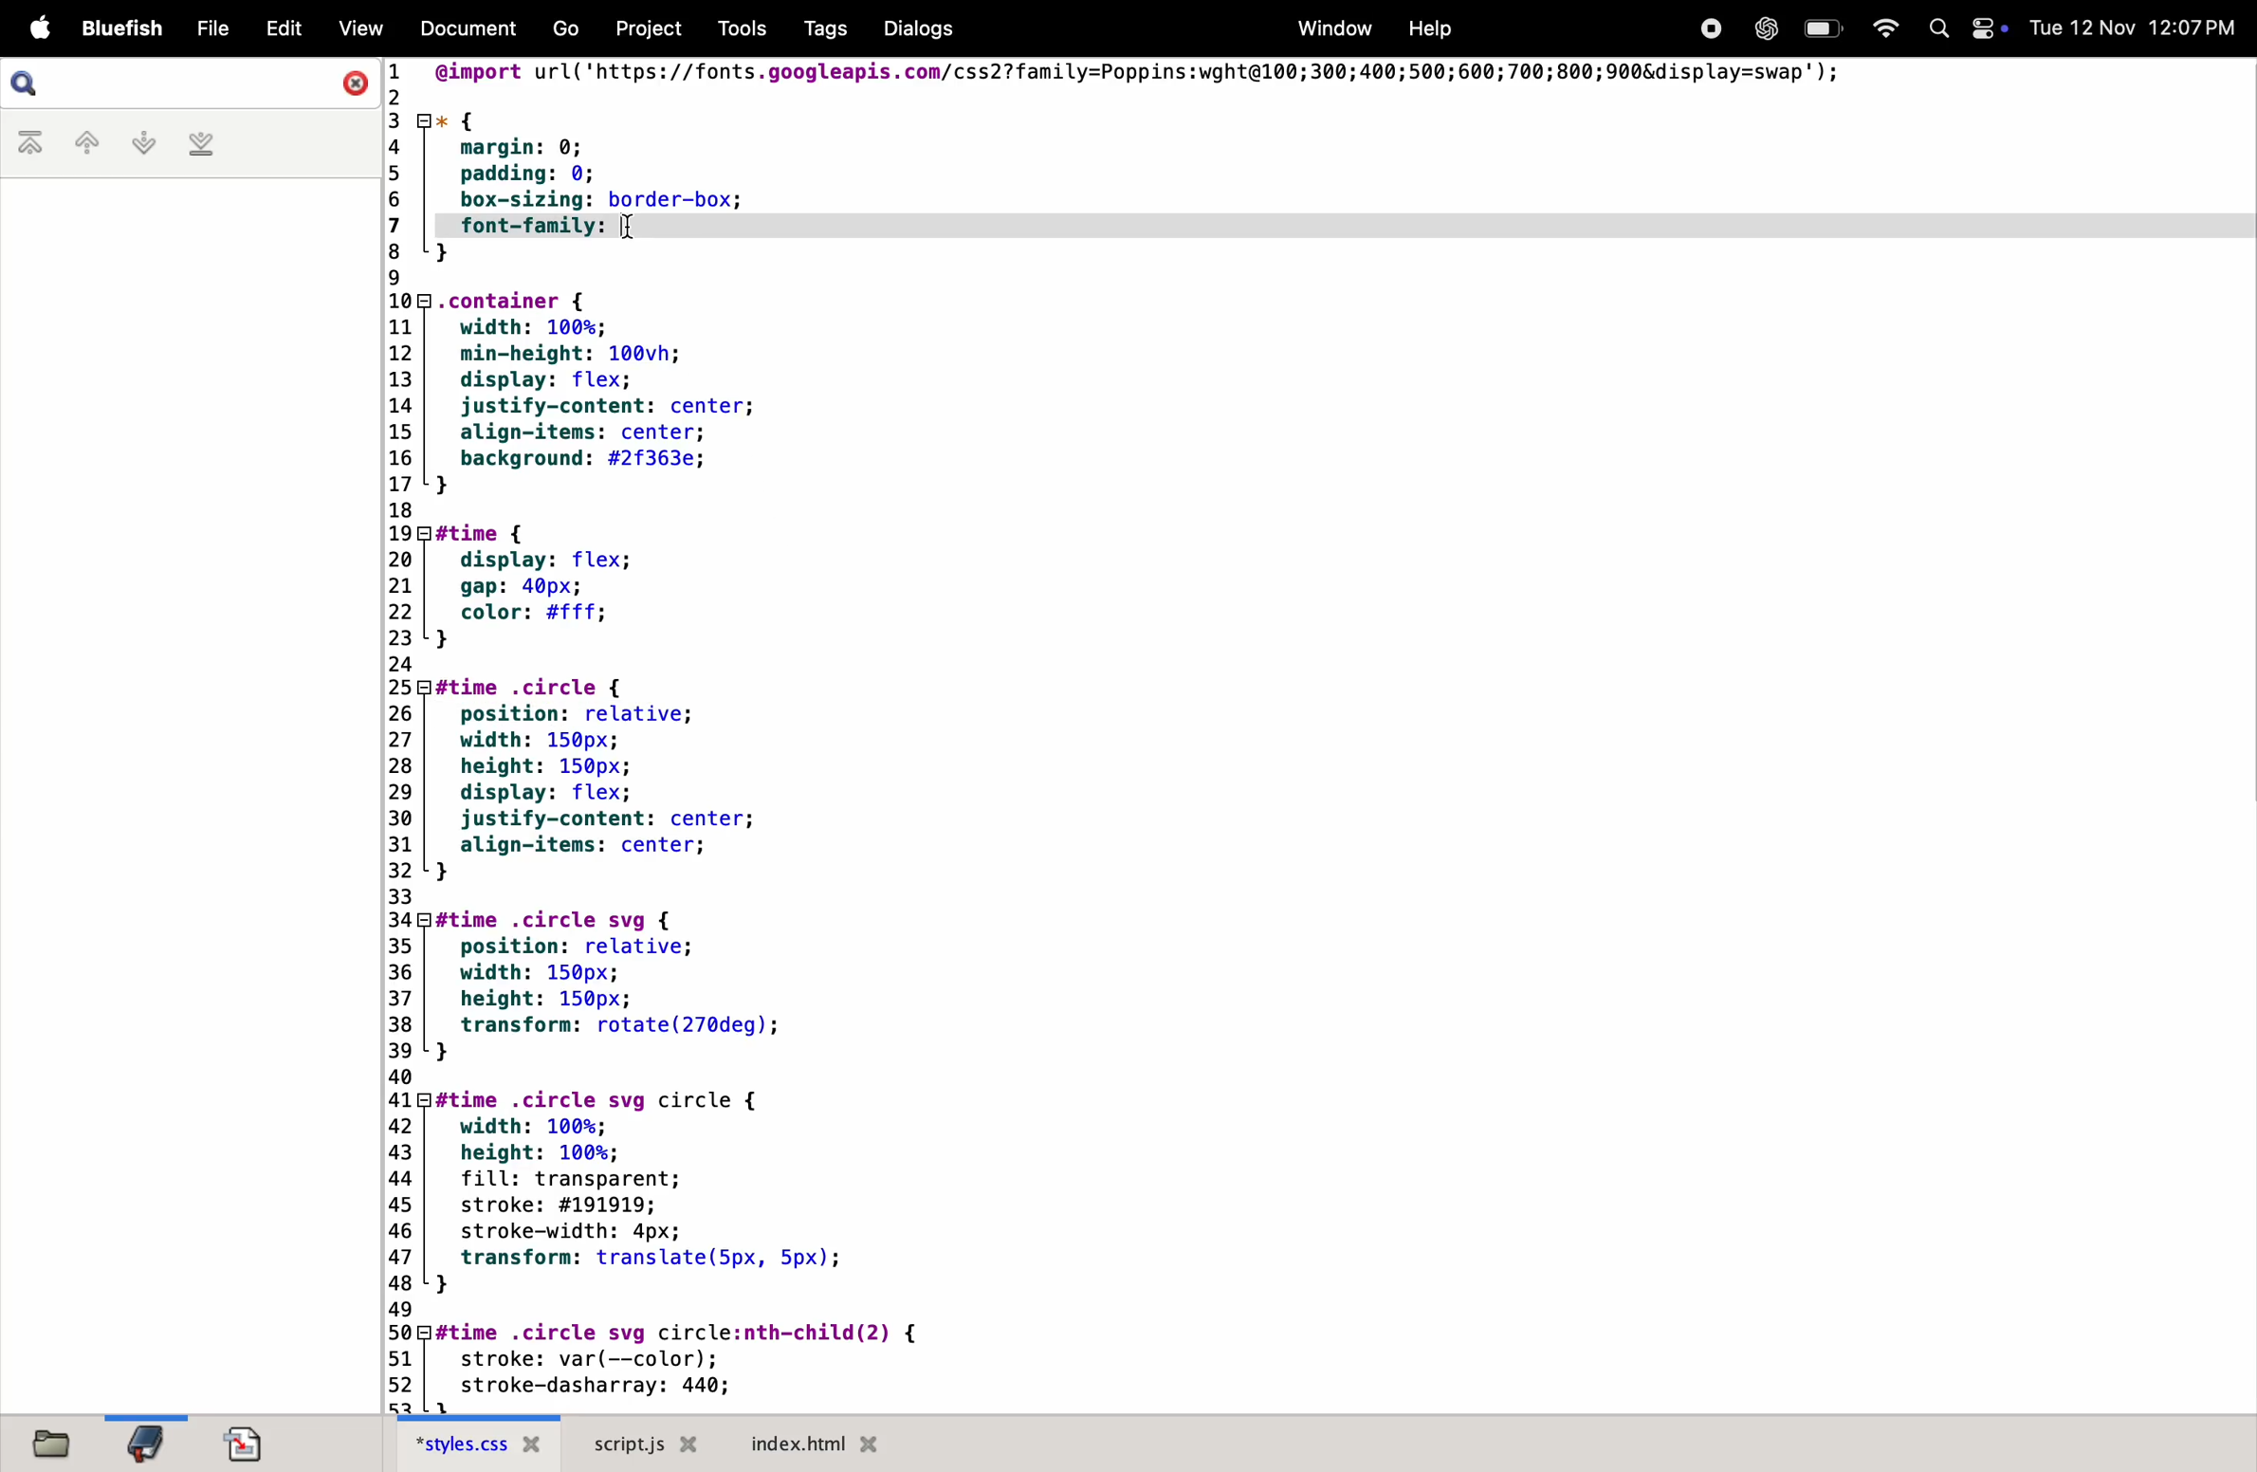 This screenshot has width=2257, height=1472. Describe the element at coordinates (817, 29) in the screenshot. I see `tags` at that location.